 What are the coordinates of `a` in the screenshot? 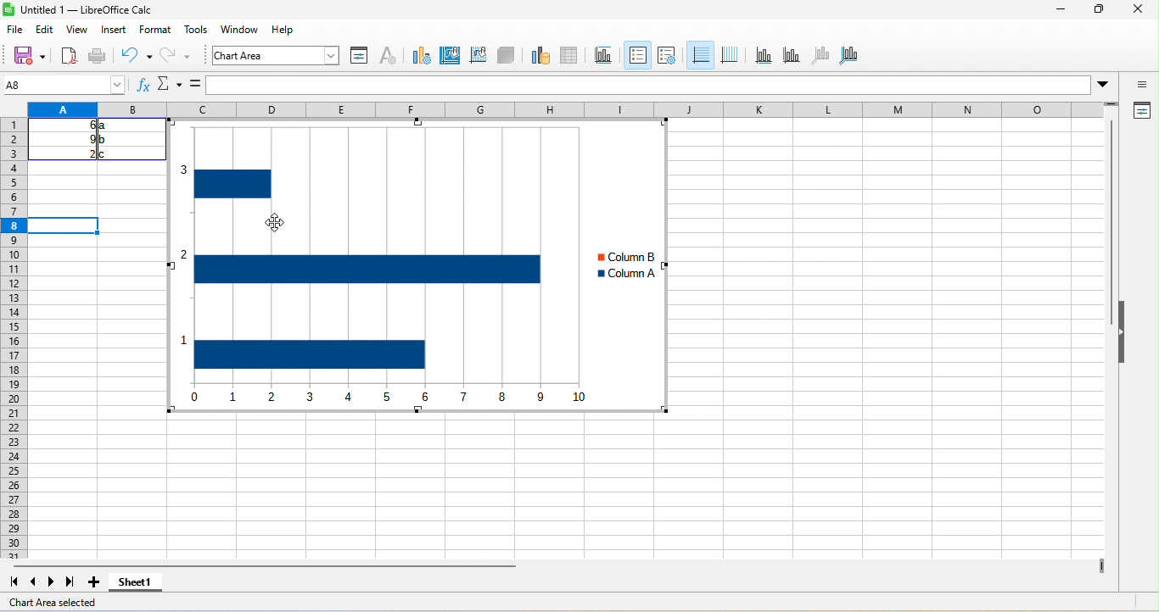 It's located at (104, 127).